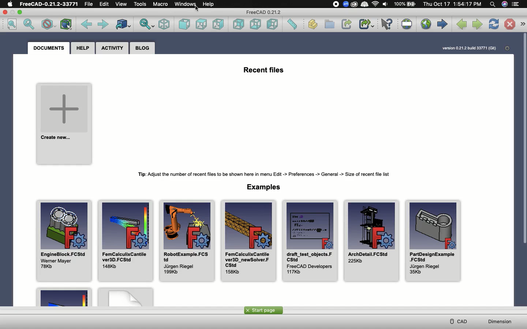  Describe the element at coordinates (371, 240) in the screenshot. I see `ArchDetail.FCStd` at that location.